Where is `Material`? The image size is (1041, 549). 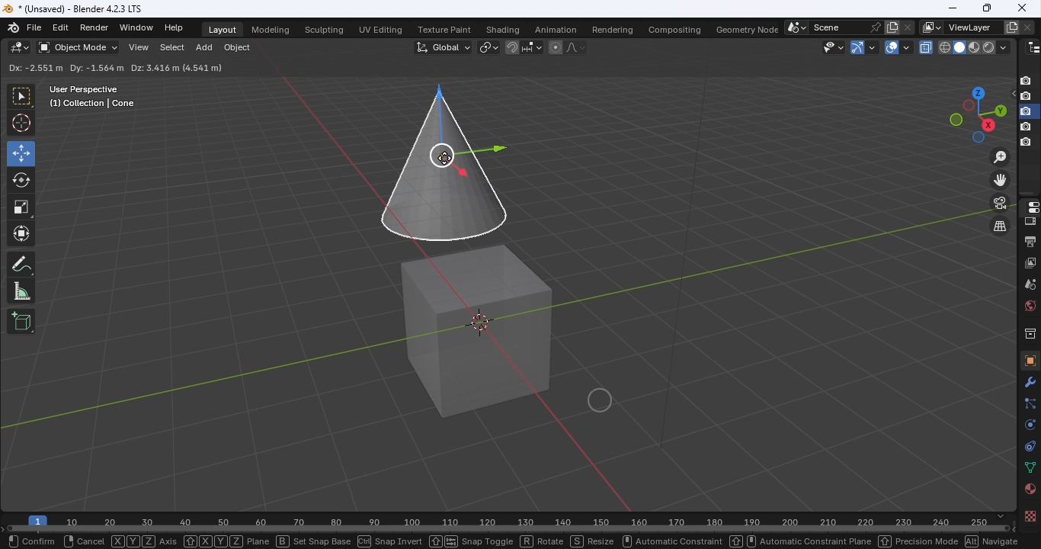
Material is located at coordinates (1029, 490).